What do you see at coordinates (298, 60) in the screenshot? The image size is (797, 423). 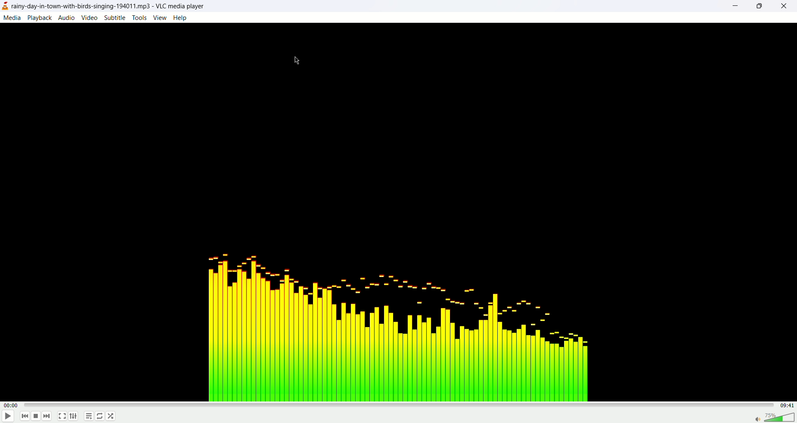 I see `cursor` at bounding box center [298, 60].